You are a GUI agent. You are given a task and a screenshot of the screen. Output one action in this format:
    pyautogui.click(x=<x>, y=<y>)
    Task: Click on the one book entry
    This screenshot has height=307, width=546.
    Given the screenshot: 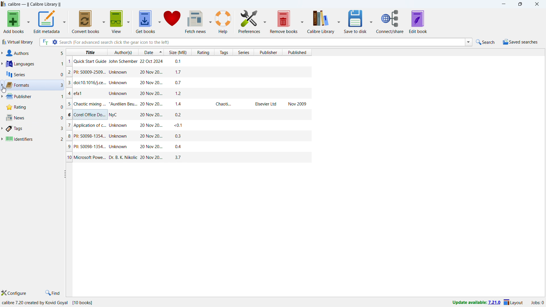 What is the action you would take?
    pyautogui.click(x=189, y=147)
    